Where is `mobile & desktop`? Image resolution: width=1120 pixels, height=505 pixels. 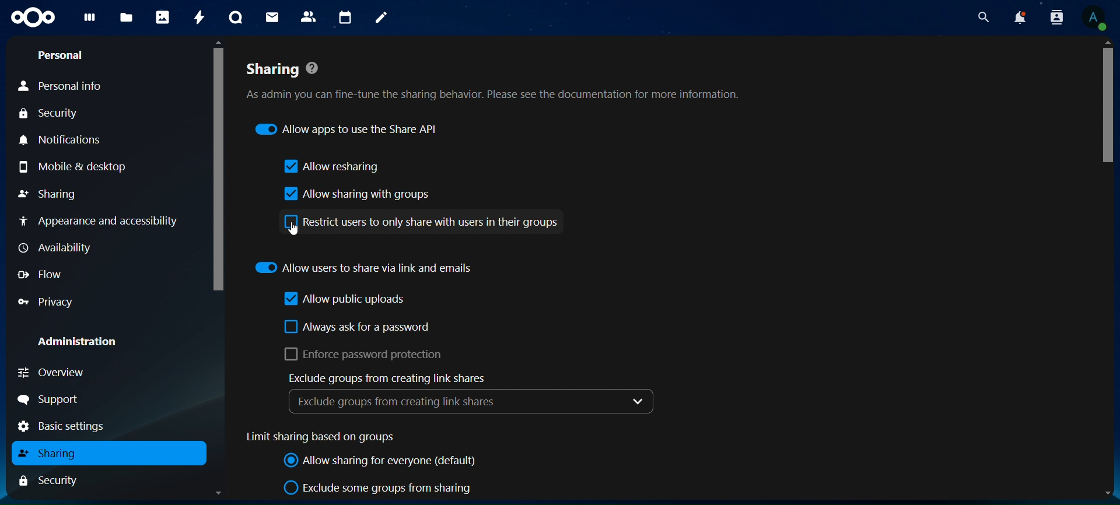
mobile & desktop is located at coordinates (76, 167).